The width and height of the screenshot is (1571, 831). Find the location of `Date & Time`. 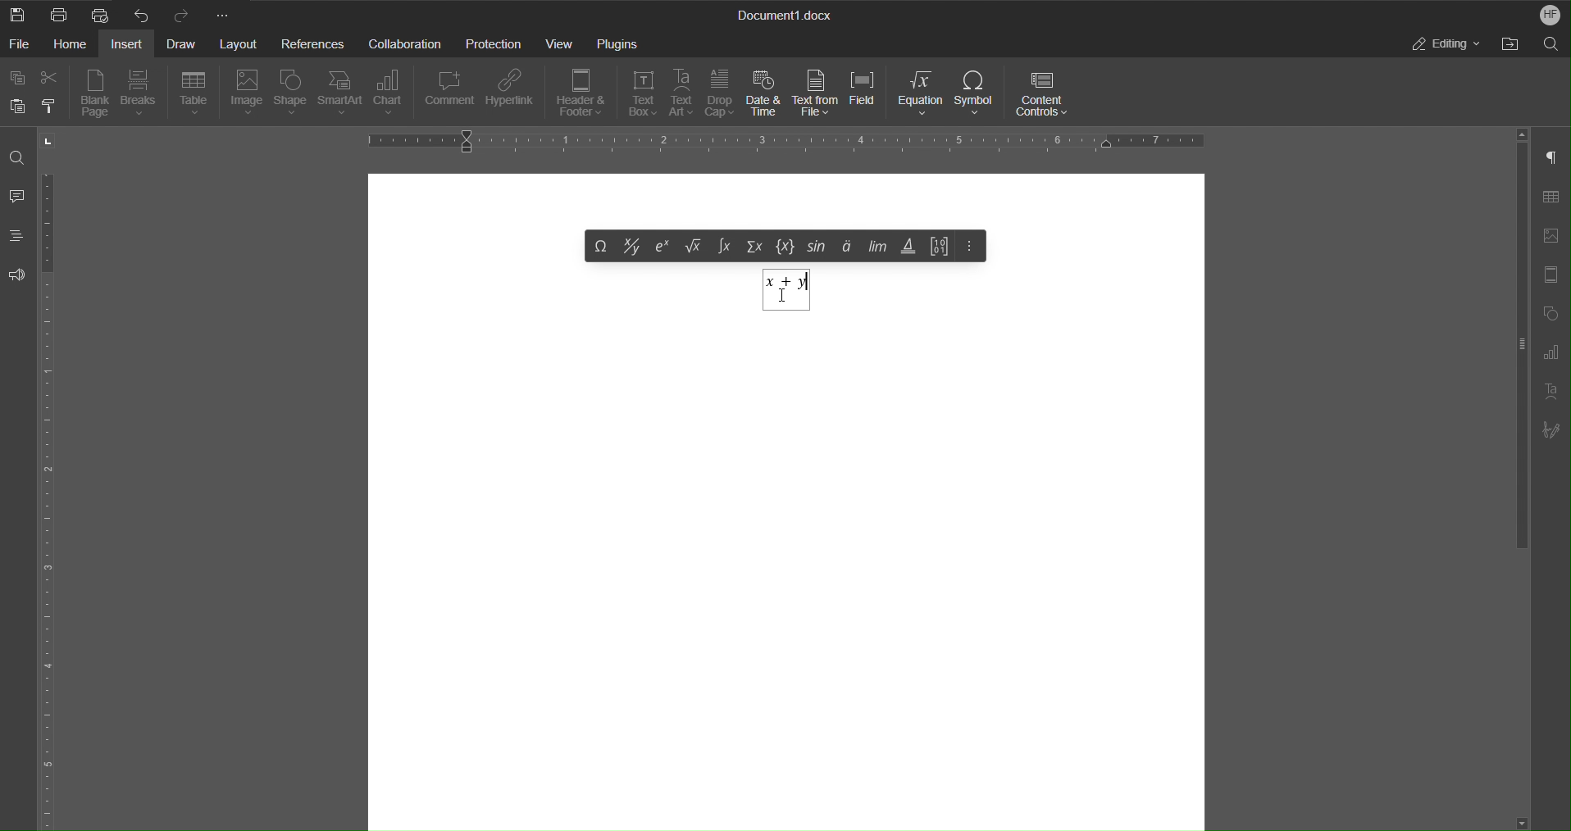

Date & Time is located at coordinates (767, 94).